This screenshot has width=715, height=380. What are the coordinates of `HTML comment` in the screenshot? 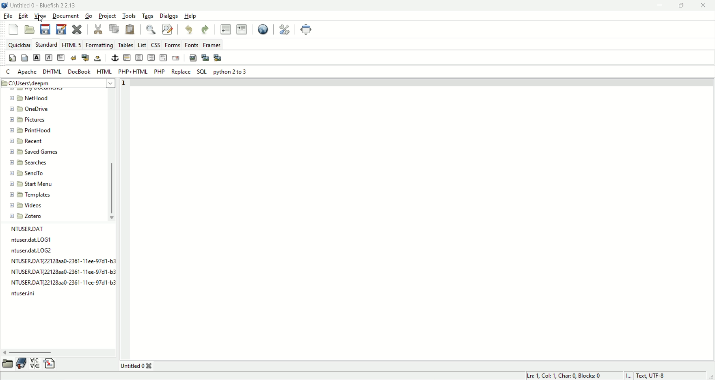 It's located at (163, 58).